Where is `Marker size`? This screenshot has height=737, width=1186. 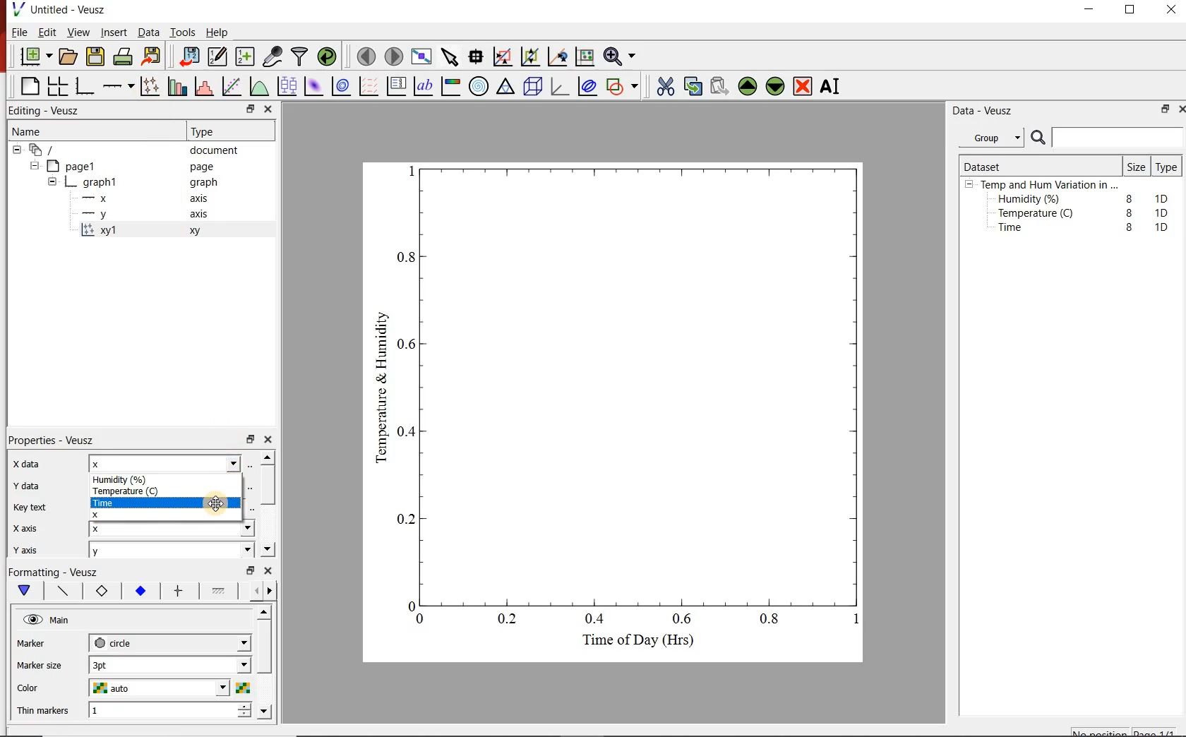 Marker size is located at coordinates (46, 664).